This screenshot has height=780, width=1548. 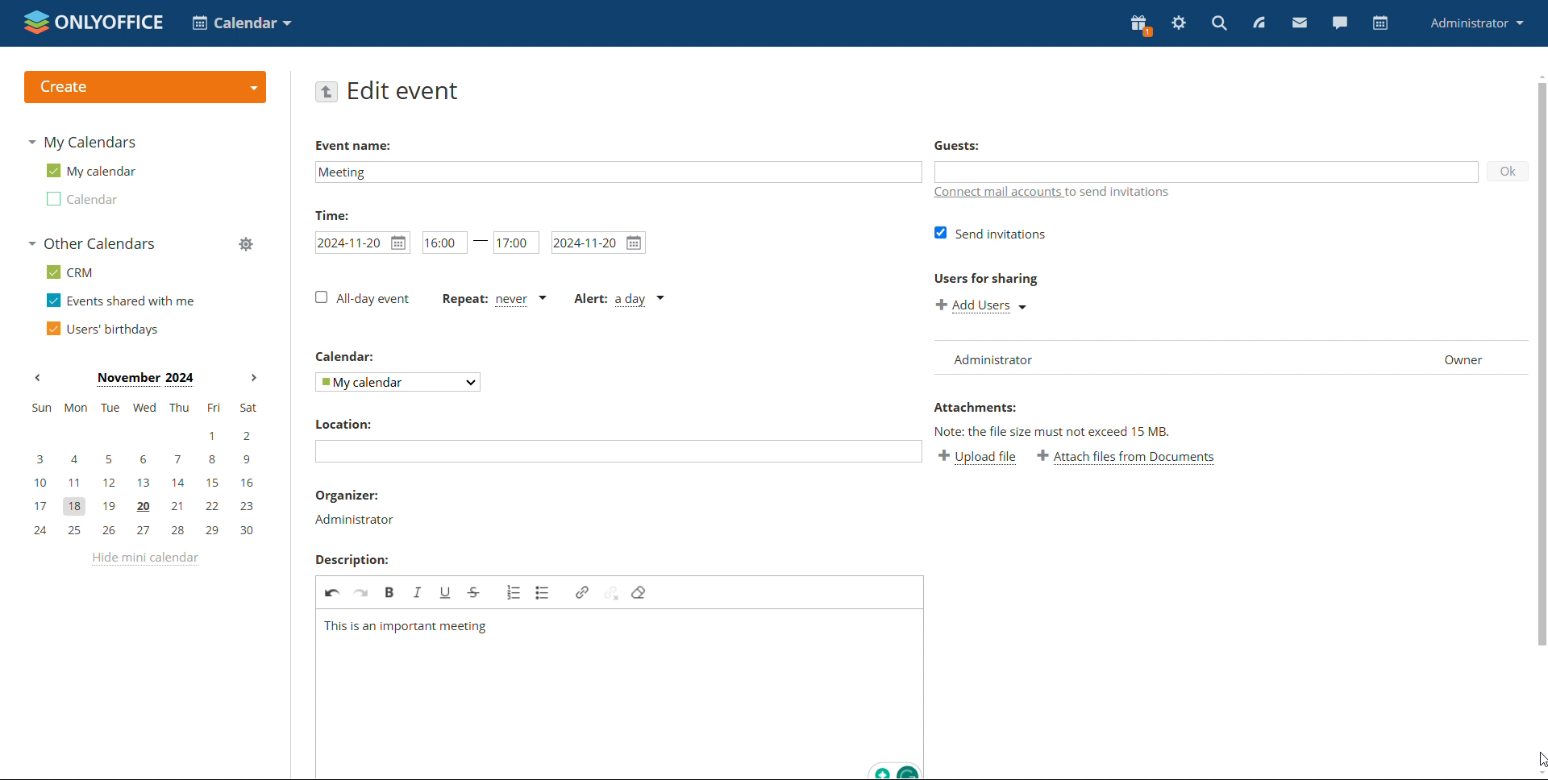 What do you see at coordinates (147, 88) in the screenshot?
I see `create` at bounding box center [147, 88].